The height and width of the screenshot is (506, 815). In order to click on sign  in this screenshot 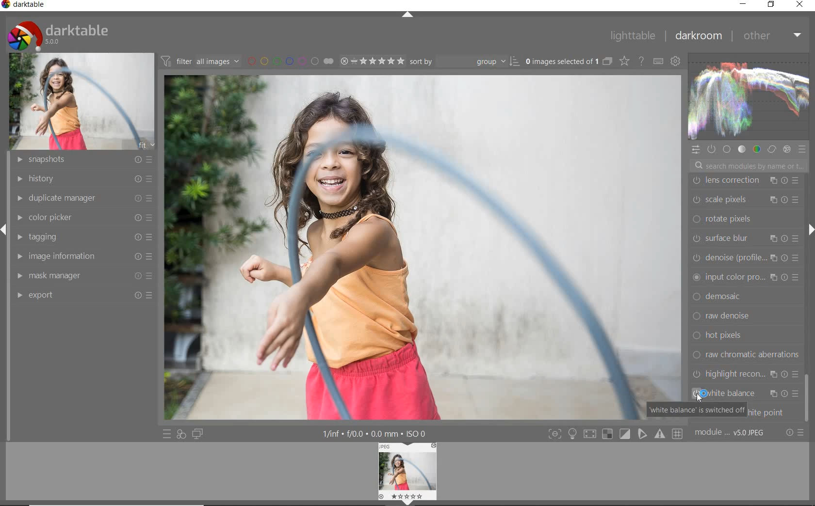, I will do `click(572, 434)`.